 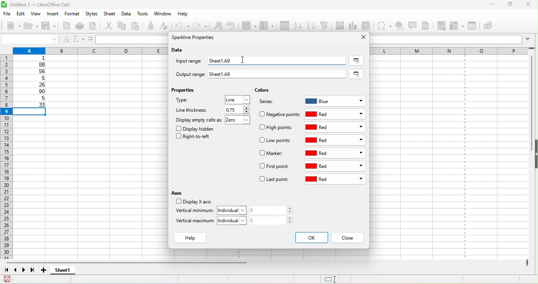 What do you see at coordinates (218, 27) in the screenshot?
I see `find and replace` at bounding box center [218, 27].